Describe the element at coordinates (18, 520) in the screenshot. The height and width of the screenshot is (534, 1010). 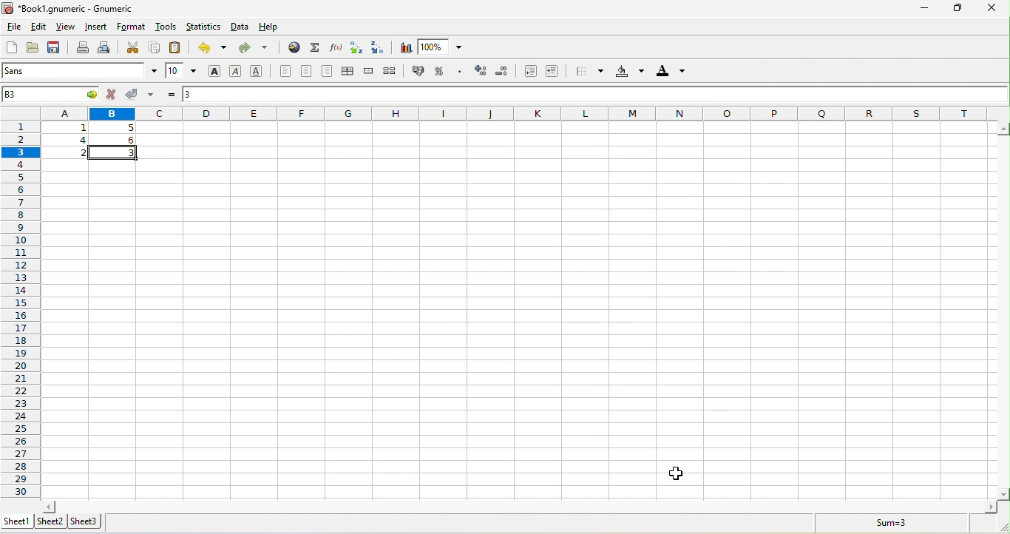
I see `sheet 1` at that location.